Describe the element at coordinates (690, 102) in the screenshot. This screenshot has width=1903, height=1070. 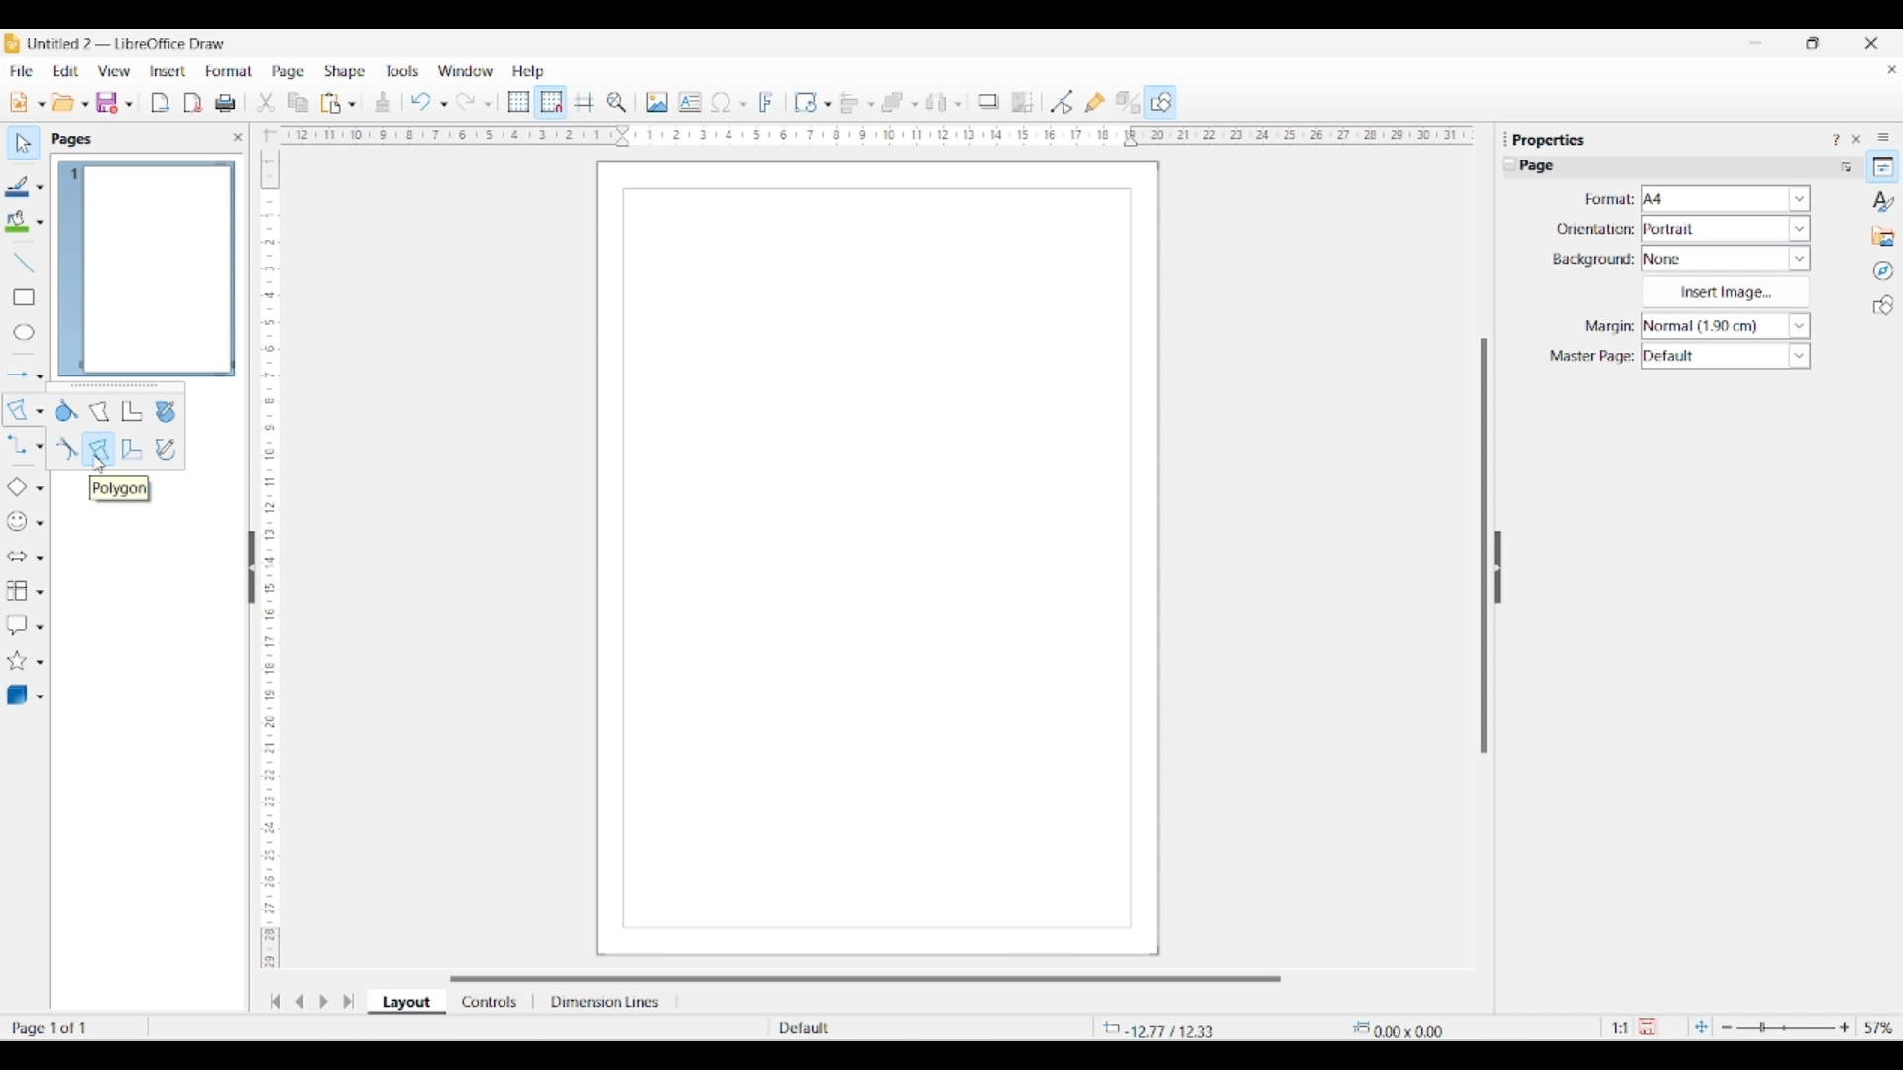
I see `Insert text box` at that location.